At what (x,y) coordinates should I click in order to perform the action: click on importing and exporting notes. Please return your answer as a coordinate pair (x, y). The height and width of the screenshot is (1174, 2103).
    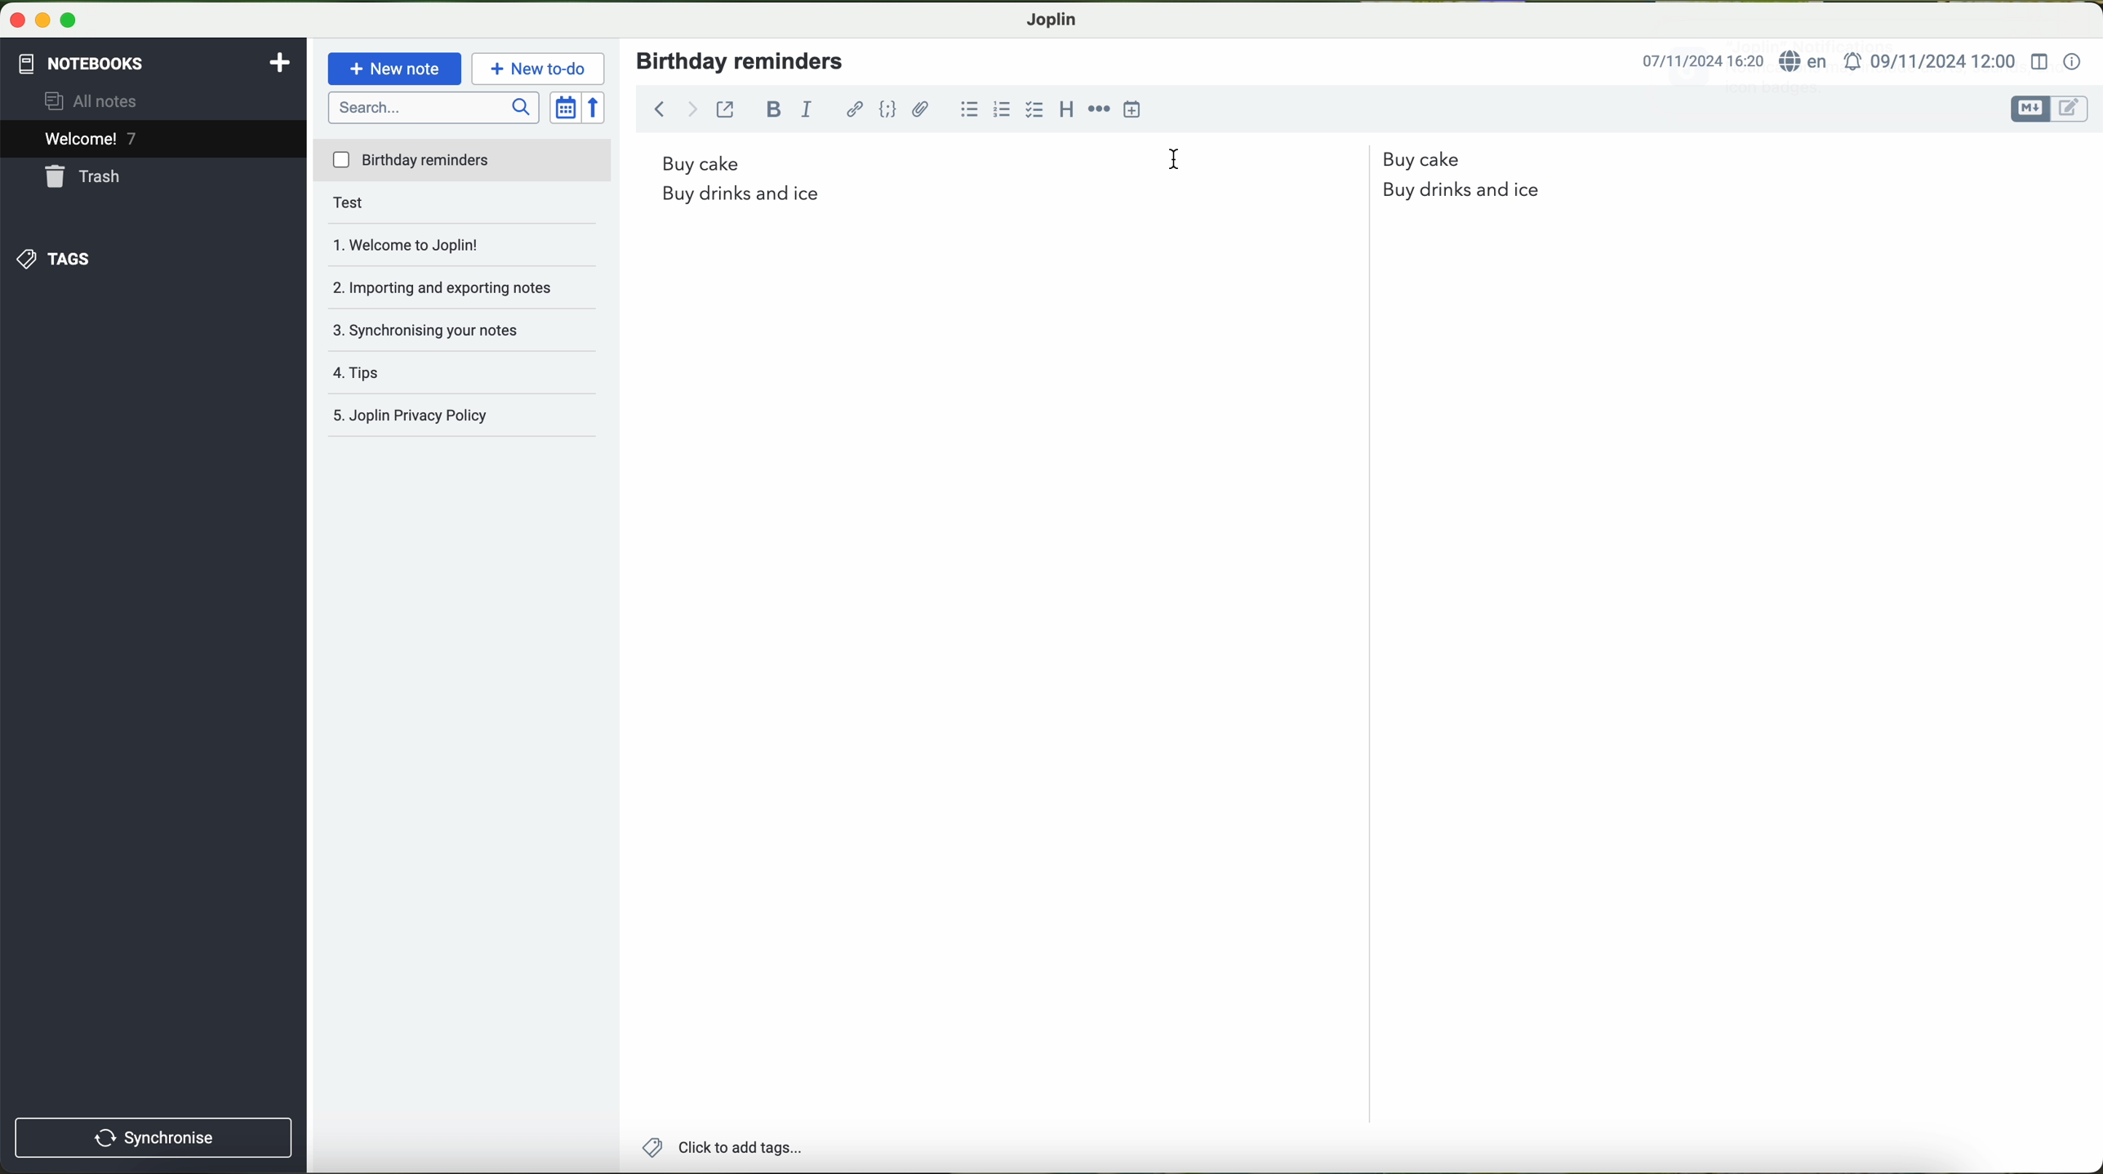
    Looking at the image, I should click on (451, 283).